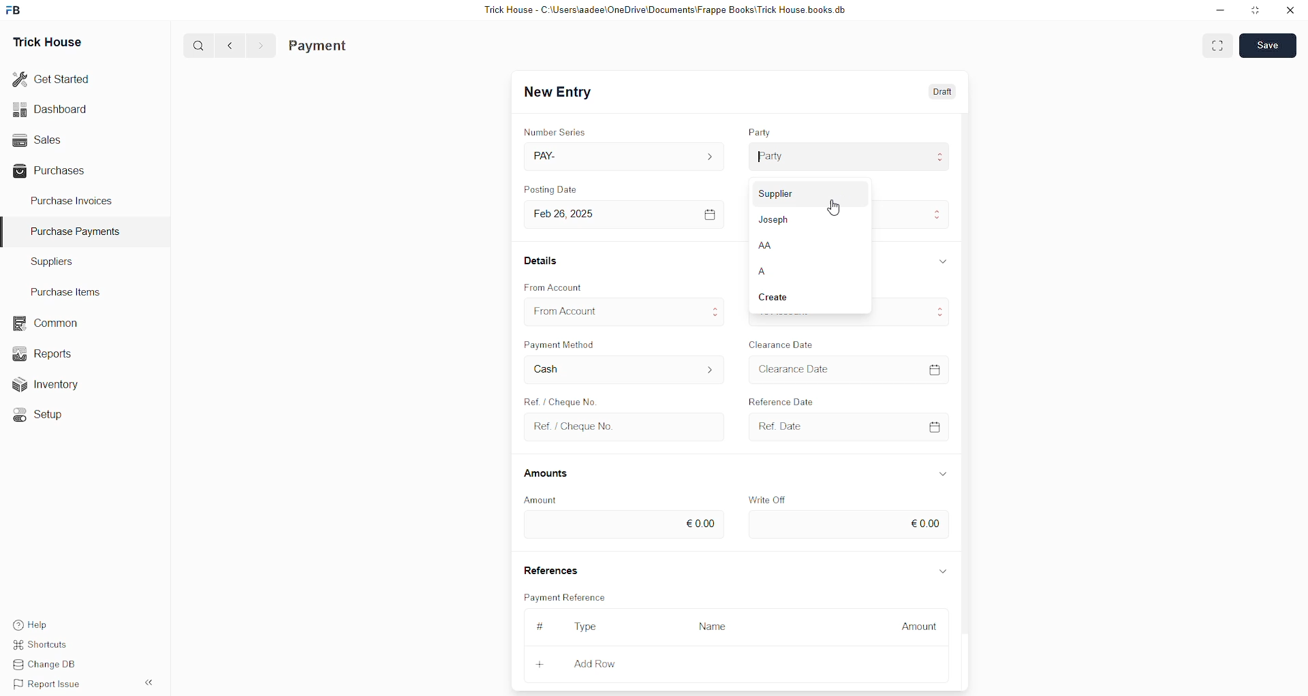 The image size is (1308, 696). What do you see at coordinates (835, 210) in the screenshot?
I see `cursor` at bounding box center [835, 210].